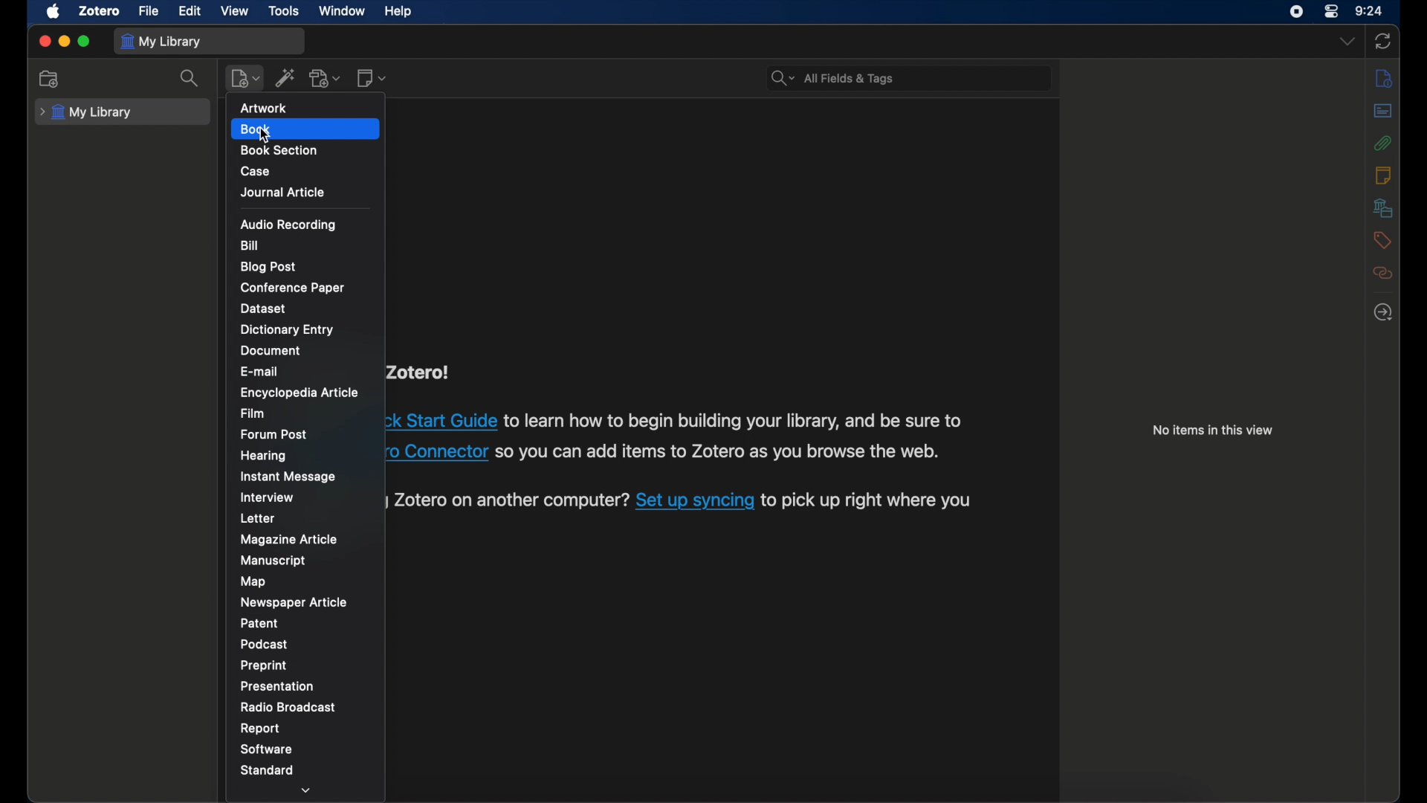 Image resolution: width=1427 pixels, height=803 pixels. Describe the element at coordinates (371, 77) in the screenshot. I see `new note` at that location.